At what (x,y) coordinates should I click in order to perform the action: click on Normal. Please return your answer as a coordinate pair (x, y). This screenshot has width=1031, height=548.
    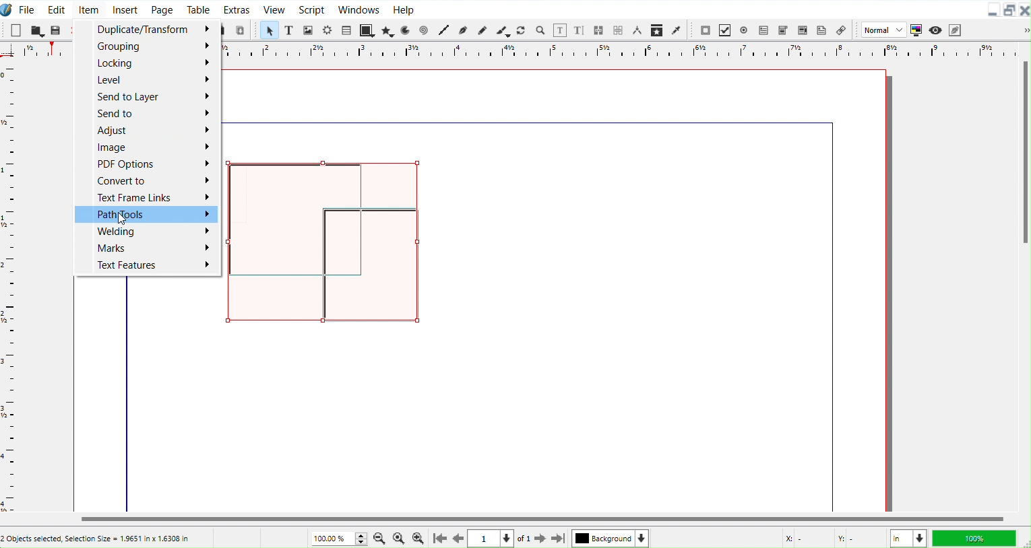
    Looking at the image, I should click on (882, 30).